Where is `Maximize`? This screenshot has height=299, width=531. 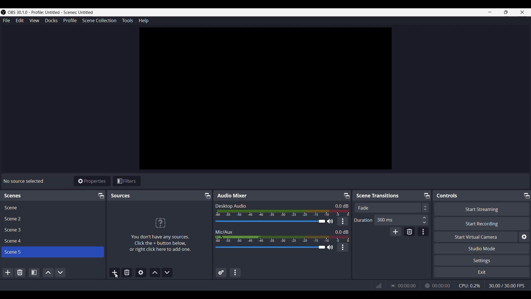 Maximize is located at coordinates (346, 195).